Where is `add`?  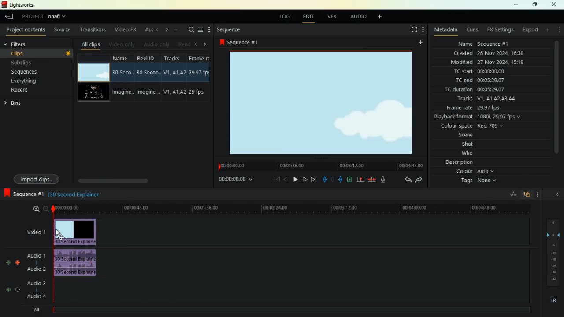
add is located at coordinates (383, 18).